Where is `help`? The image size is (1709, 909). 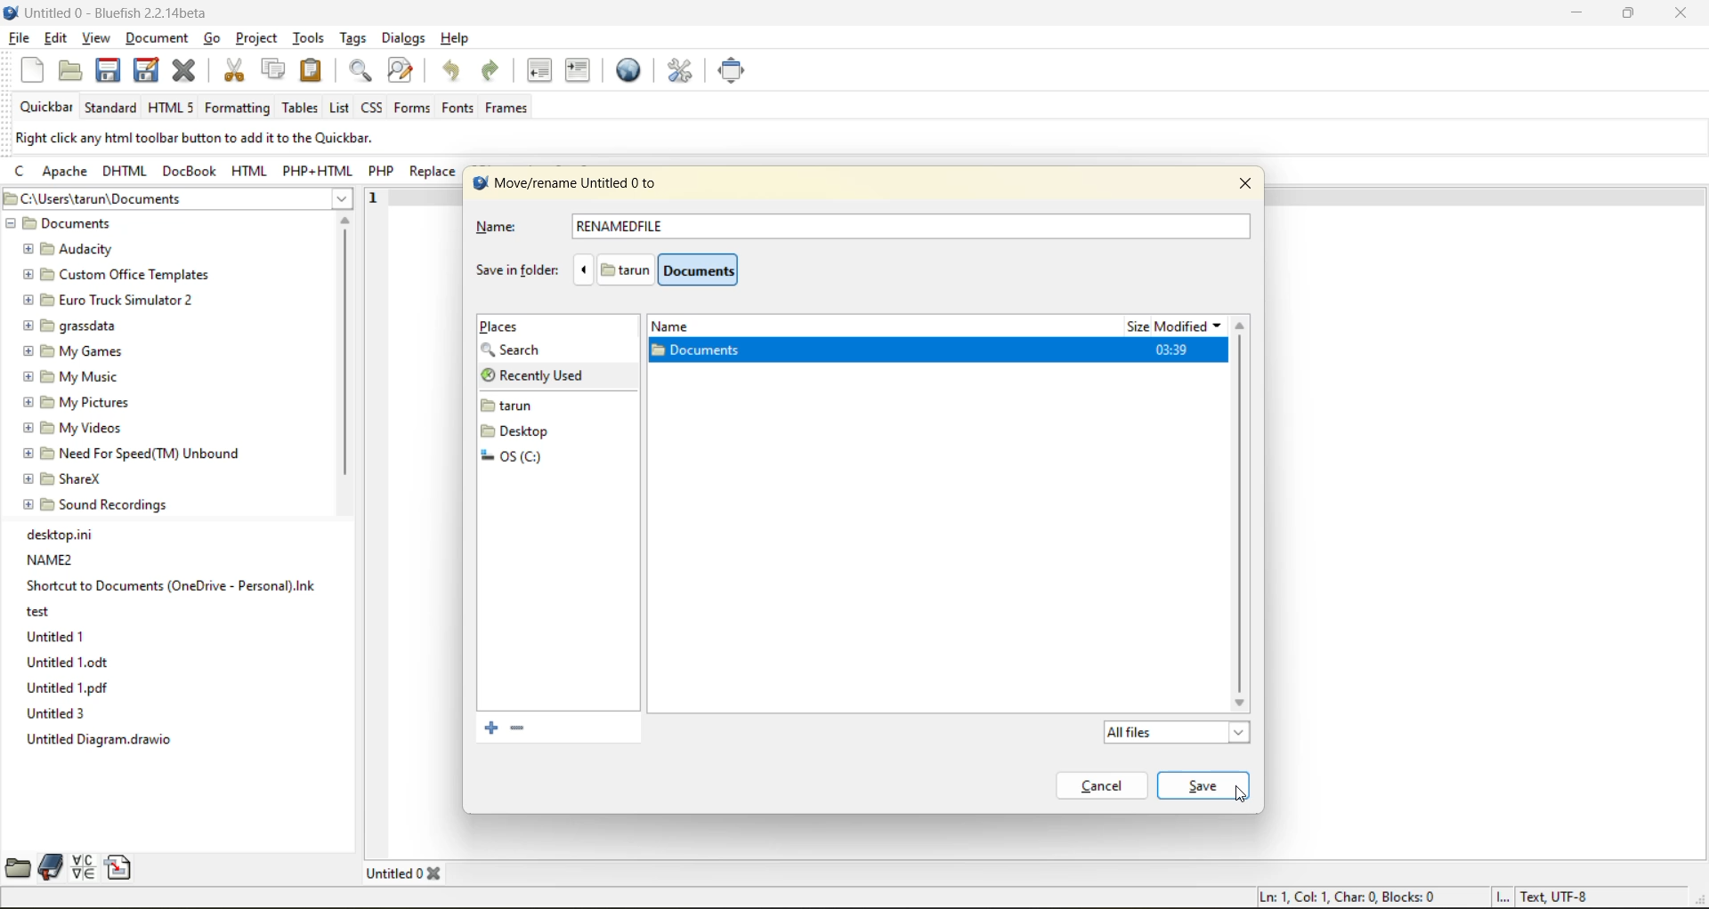 help is located at coordinates (458, 38).